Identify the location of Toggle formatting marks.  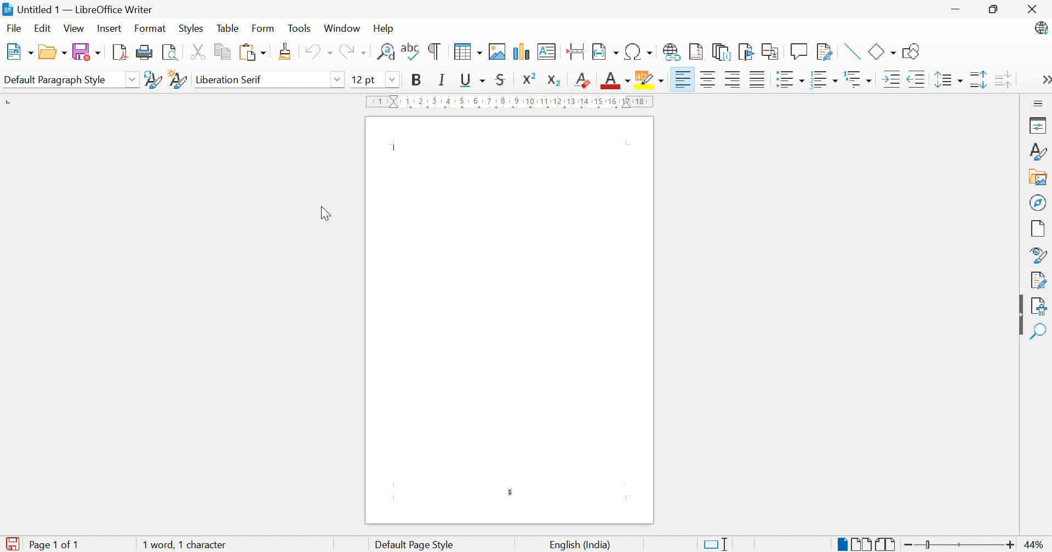
(434, 51).